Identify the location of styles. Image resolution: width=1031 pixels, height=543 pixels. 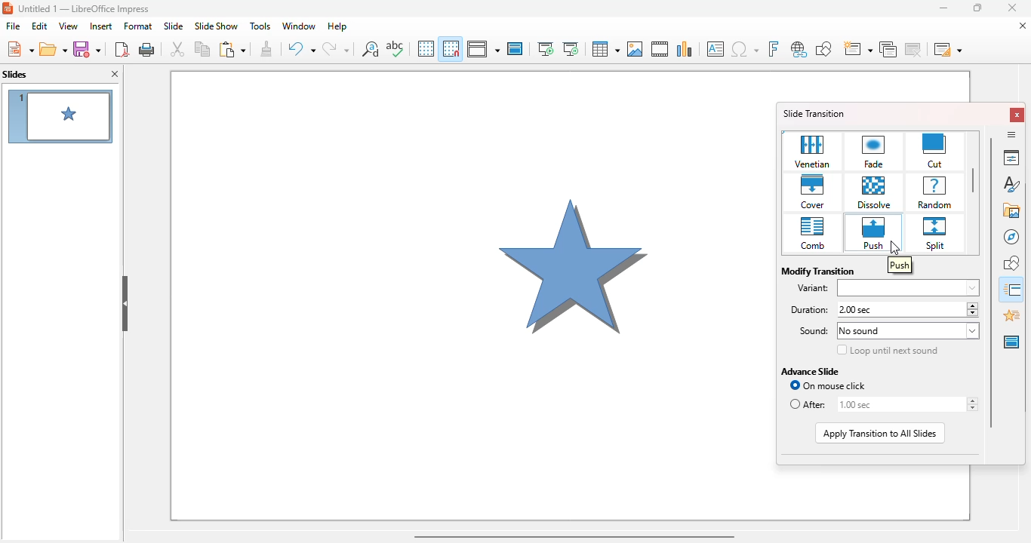
(1012, 183).